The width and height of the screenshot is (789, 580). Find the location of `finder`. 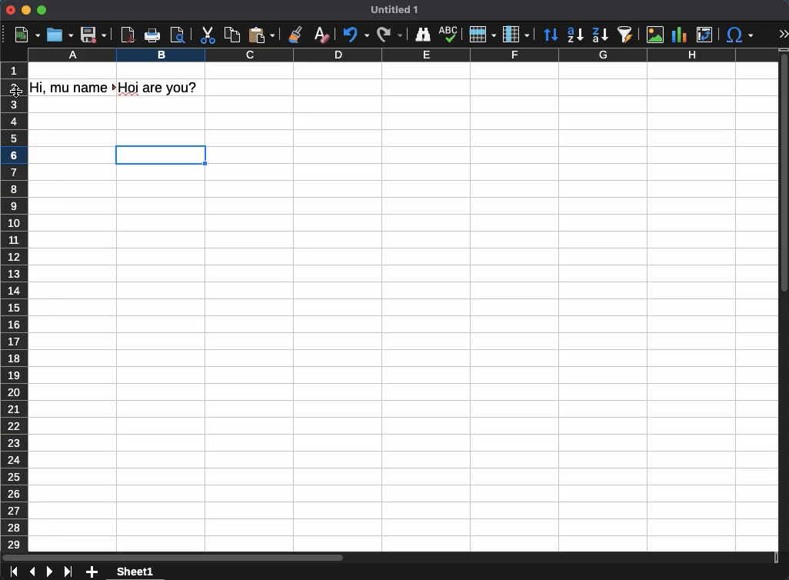

finder is located at coordinates (423, 35).